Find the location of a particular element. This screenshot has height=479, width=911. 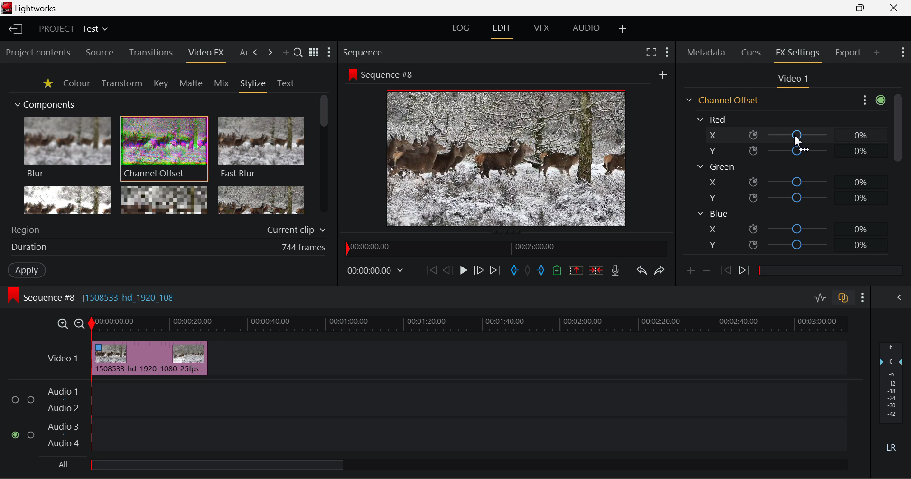

Green X is located at coordinates (789, 181).